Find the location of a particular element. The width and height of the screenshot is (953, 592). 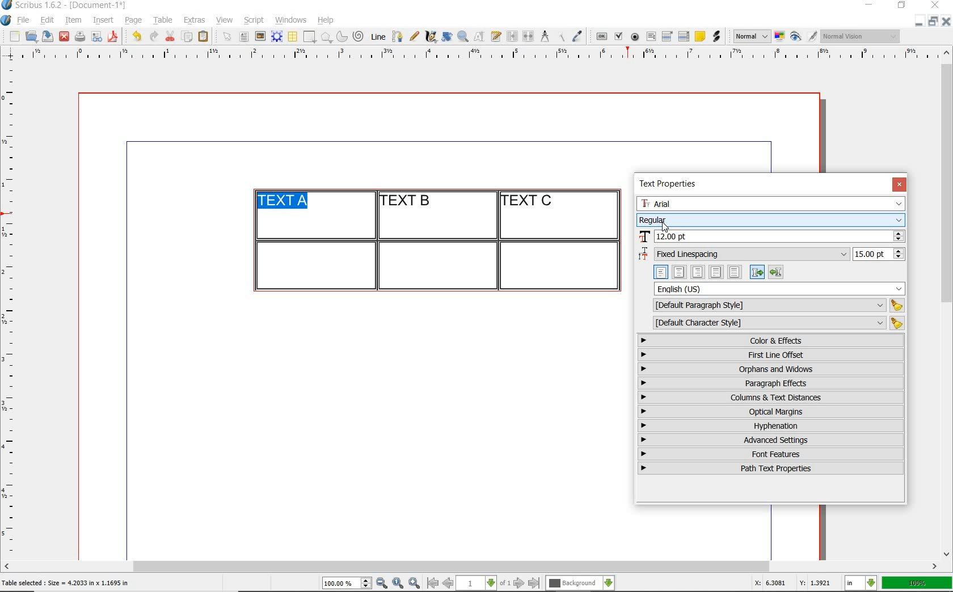

text properties is located at coordinates (667, 185).